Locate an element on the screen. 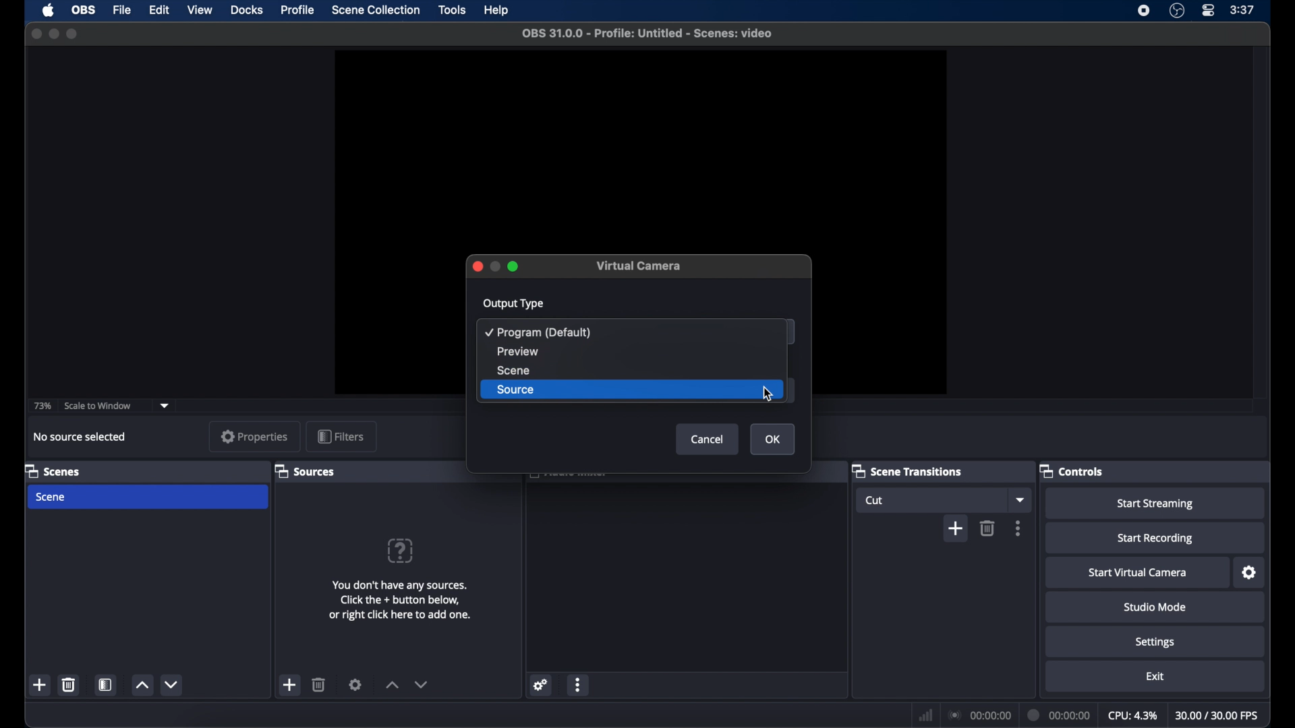 Image resolution: width=1295 pixels, height=728 pixels. maximize is located at coordinates (74, 34).